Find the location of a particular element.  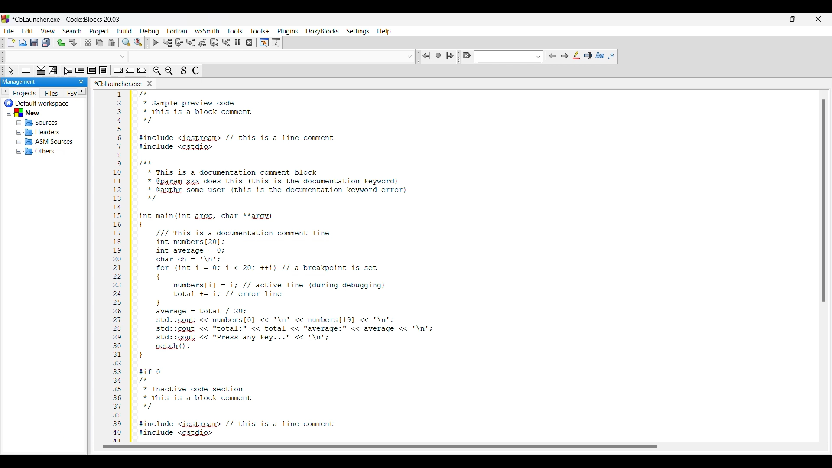

Toggle source  is located at coordinates (184, 70).